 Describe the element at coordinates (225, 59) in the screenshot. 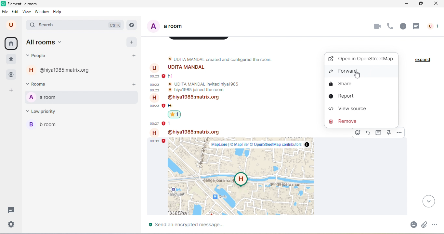

I see `Udita Mandal created and configured the room` at that location.